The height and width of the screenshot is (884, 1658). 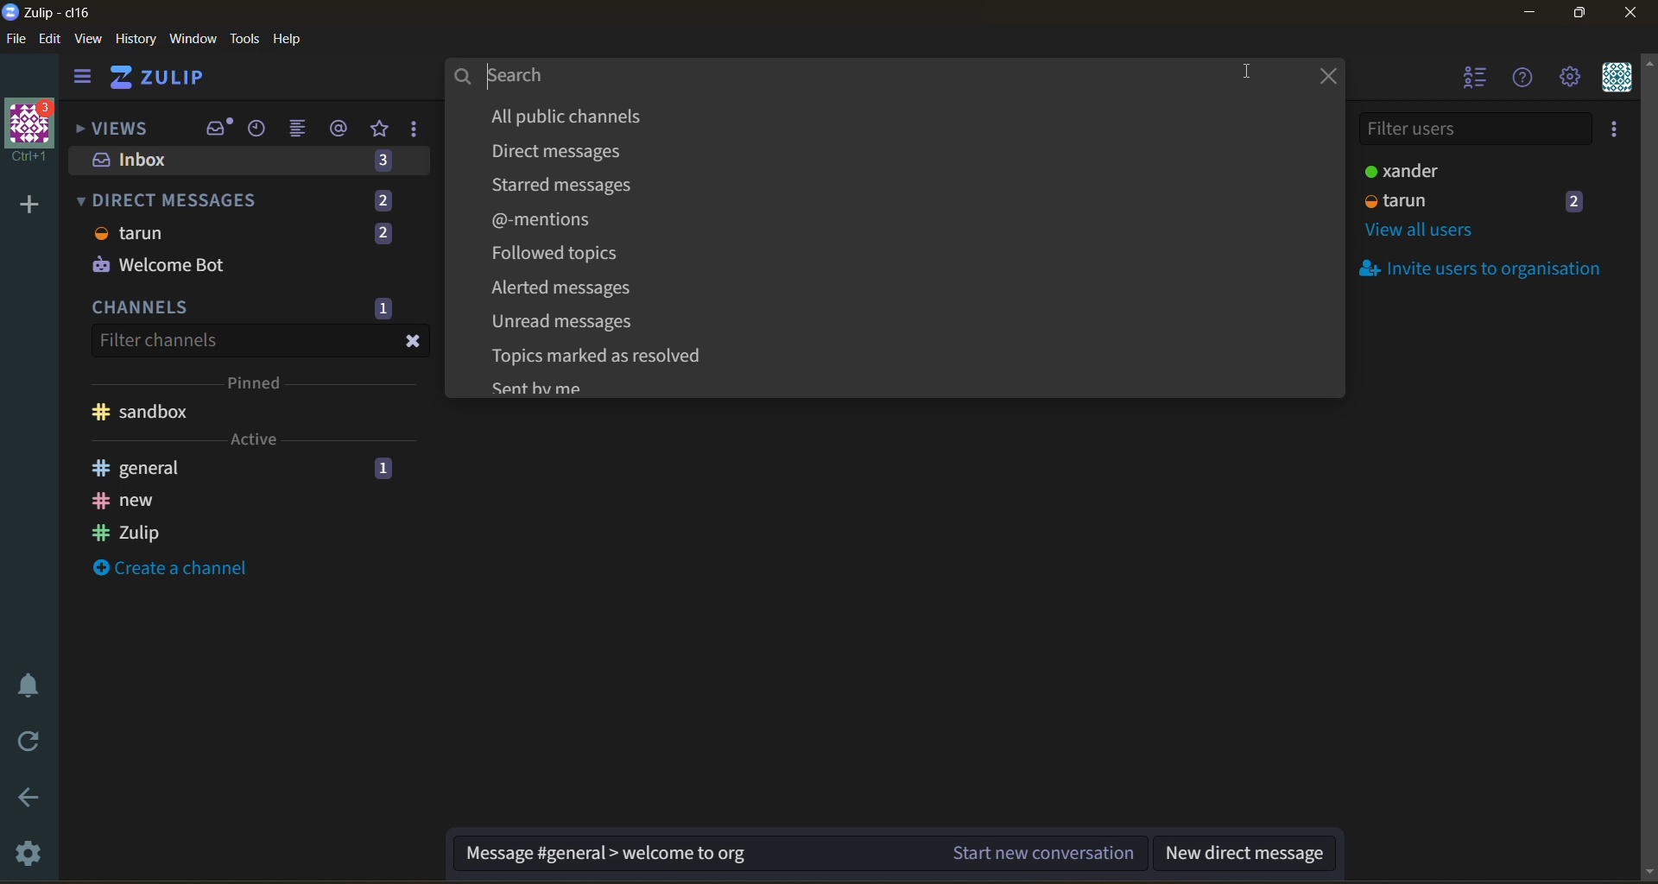 I want to click on invite users to organisation, so click(x=1616, y=129).